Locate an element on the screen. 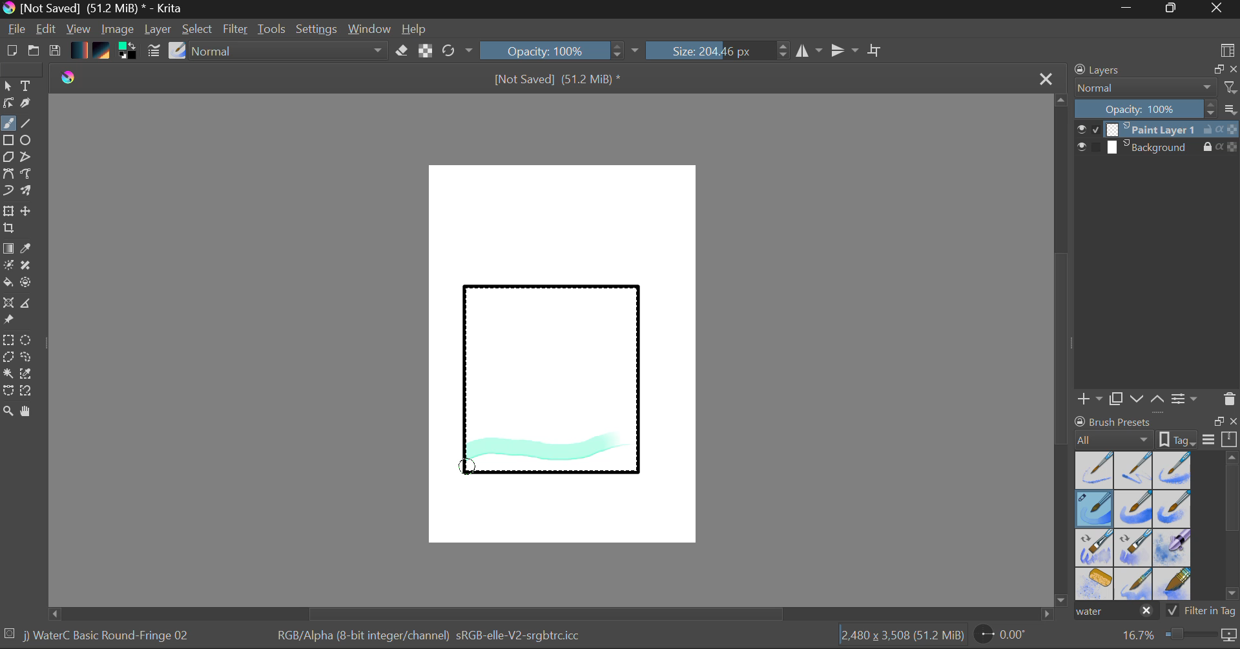 The height and width of the screenshot is (649, 1240). Document Dimensions is located at coordinates (902, 637).